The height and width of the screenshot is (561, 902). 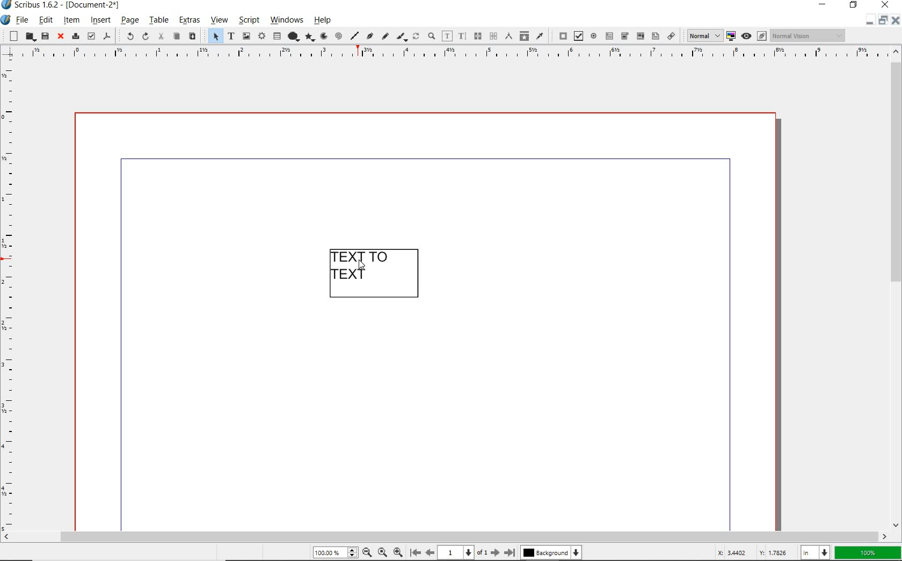 What do you see at coordinates (465, 552) in the screenshot?
I see `current page` at bounding box center [465, 552].